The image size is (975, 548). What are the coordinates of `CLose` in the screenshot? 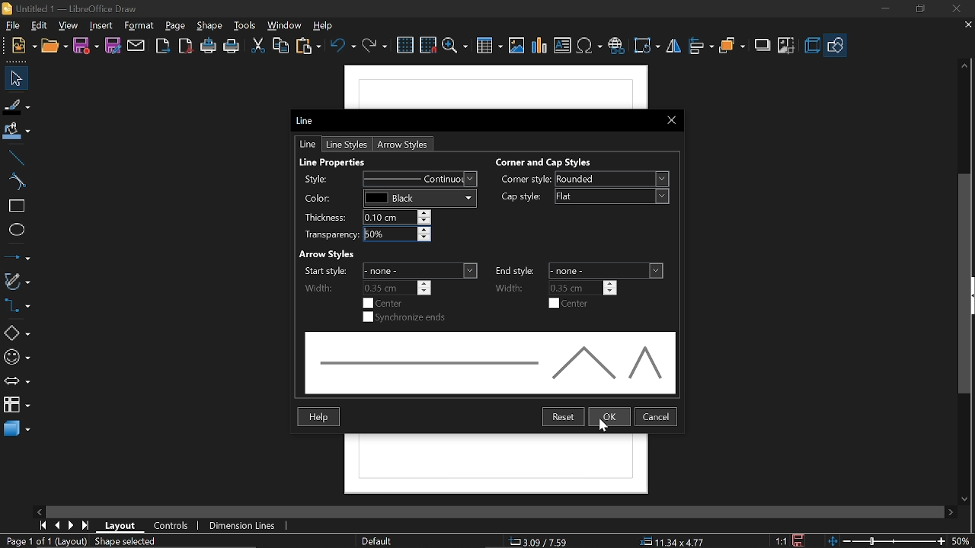 It's located at (670, 121).